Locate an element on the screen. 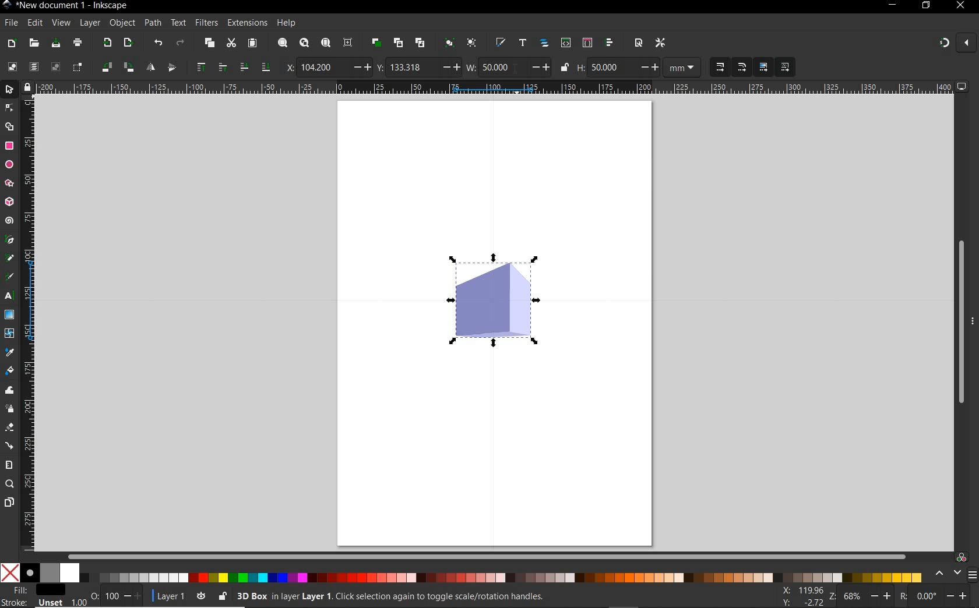 The height and width of the screenshot is (608, 979). layer is located at coordinates (90, 23).